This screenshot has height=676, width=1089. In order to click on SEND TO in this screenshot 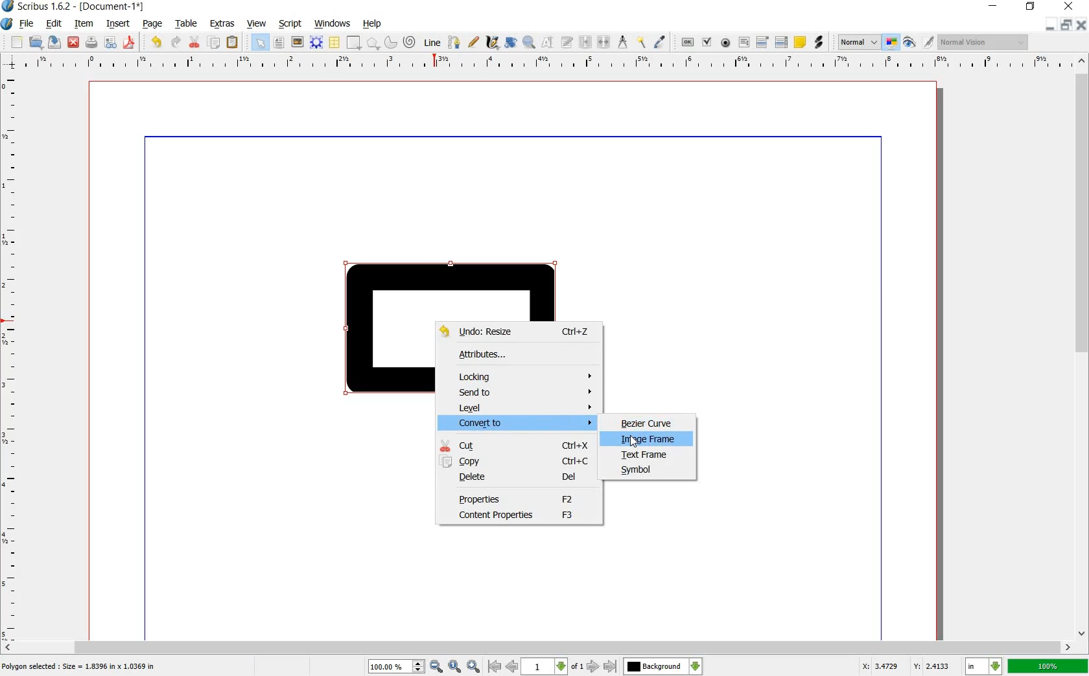, I will do `click(527, 392)`.